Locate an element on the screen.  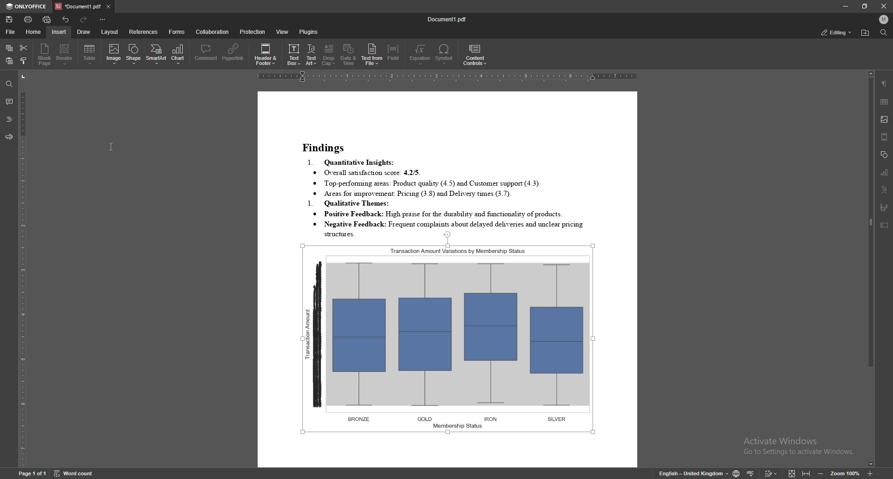
status is located at coordinates (835, 32).